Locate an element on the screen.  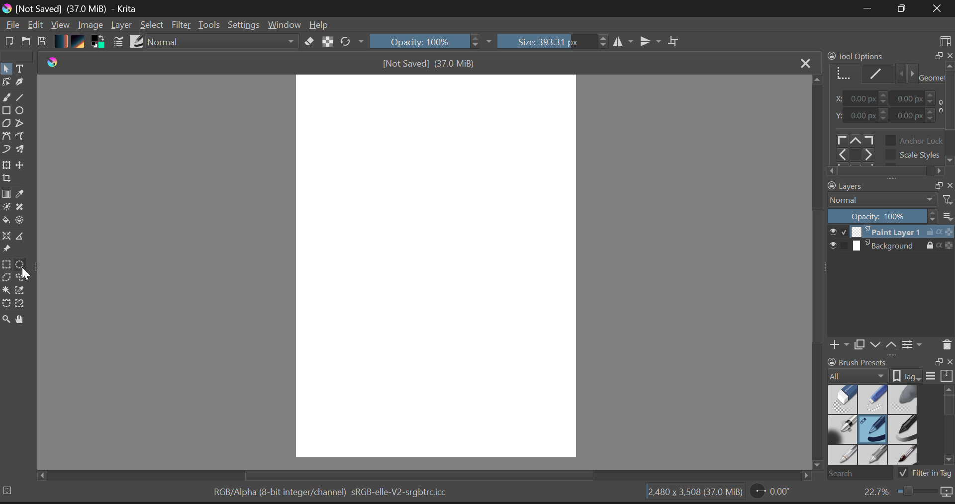
Color Information is located at coordinates (333, 493).